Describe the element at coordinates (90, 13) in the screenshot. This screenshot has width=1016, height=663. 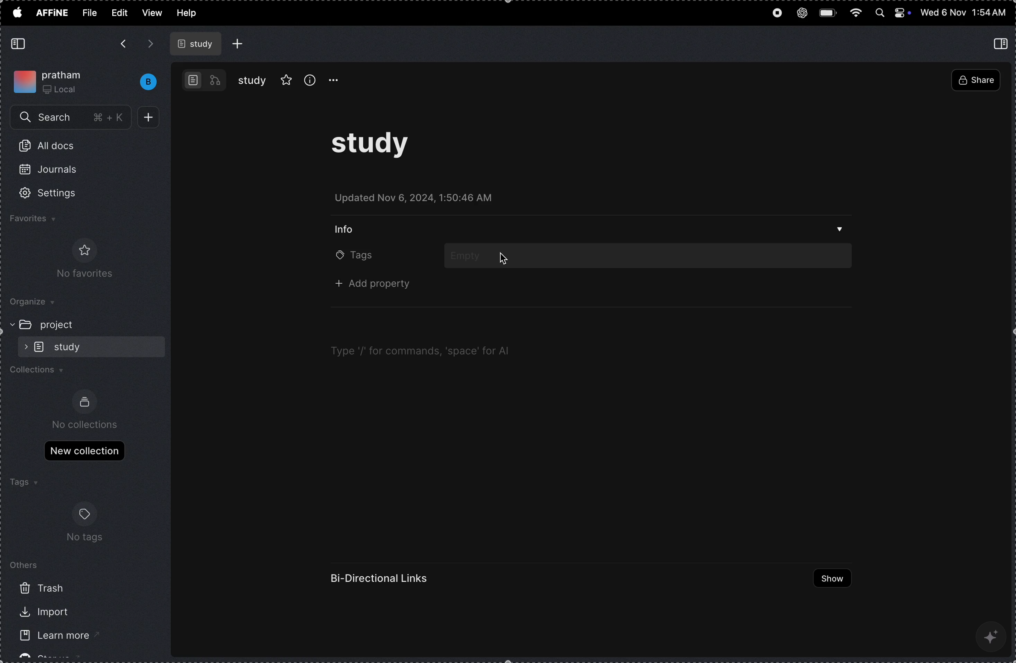
I see `file` at that location.